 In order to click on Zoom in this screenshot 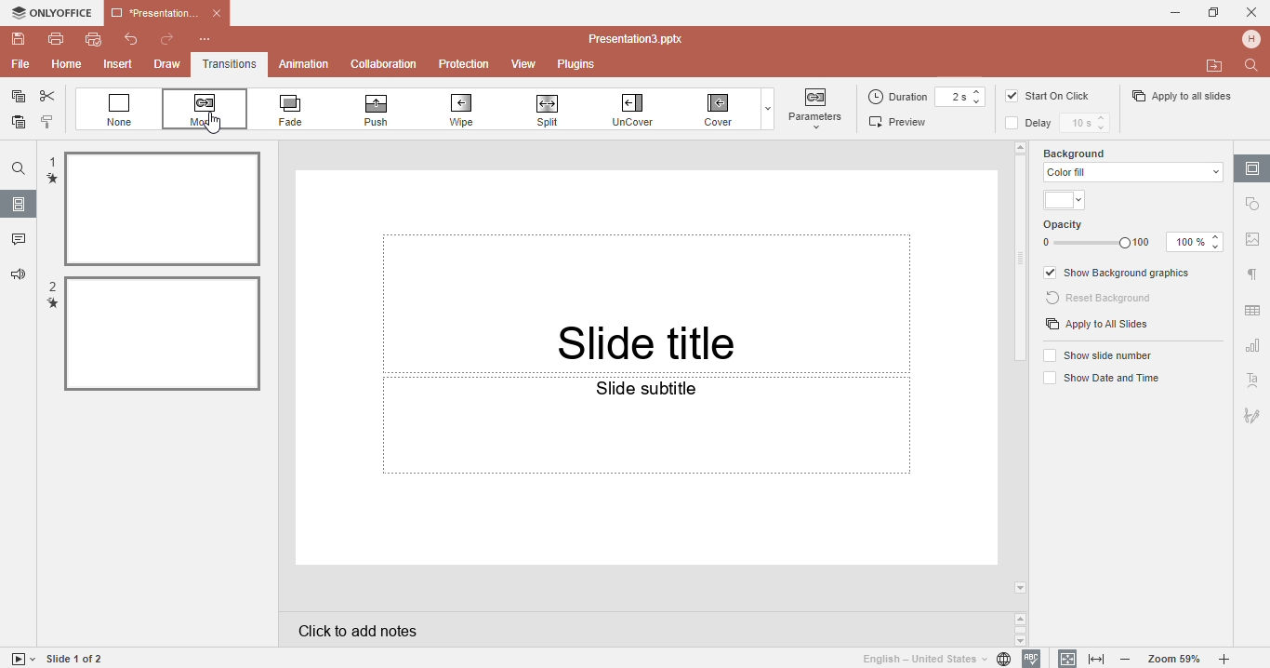, I will do `click(1175, 659)`.